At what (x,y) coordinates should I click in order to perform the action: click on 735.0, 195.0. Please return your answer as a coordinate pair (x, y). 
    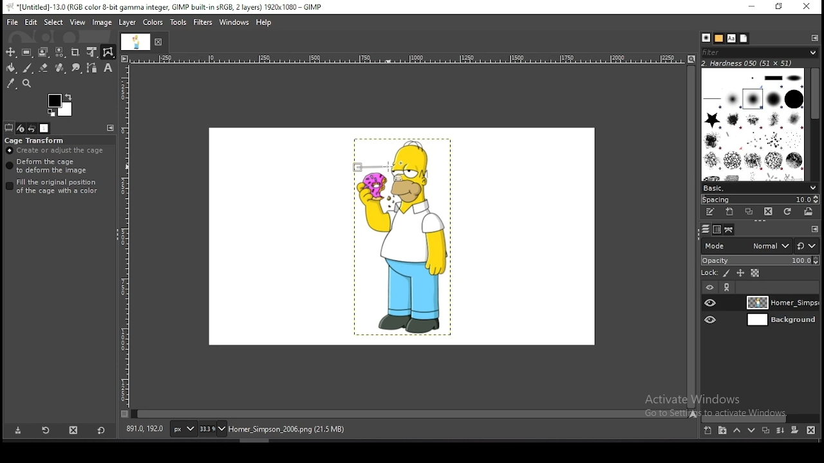
    Looking at the image, I should click on (145, 428).